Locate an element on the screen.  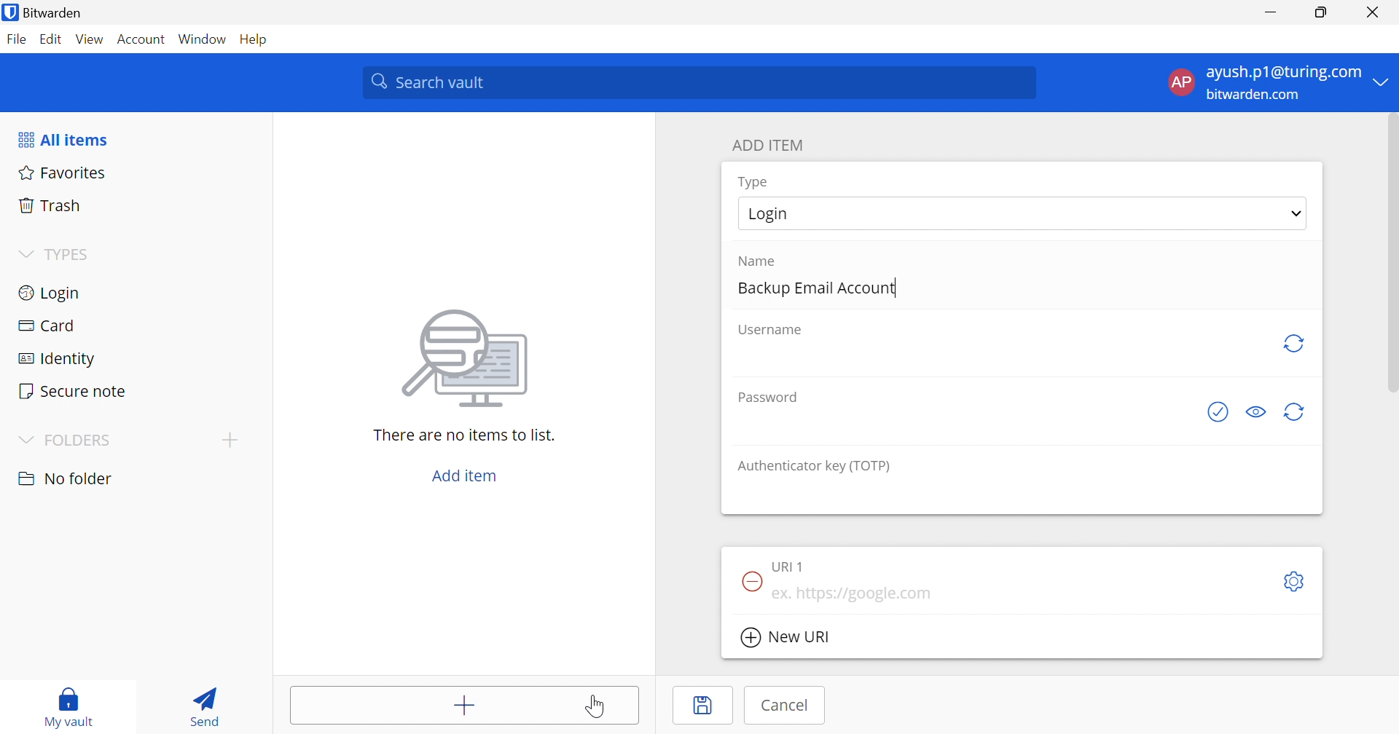
TYPES is located at coordinates (68, 253).